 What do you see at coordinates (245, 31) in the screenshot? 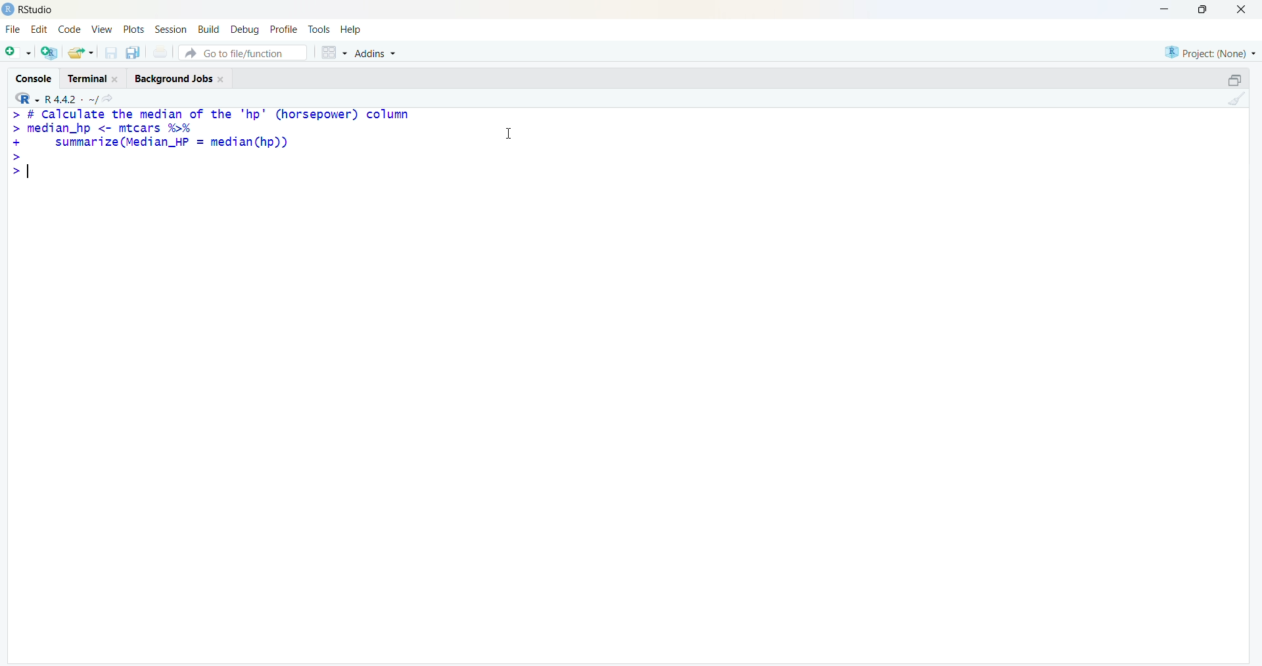
I see `debug` at bounding box center [245, 31].